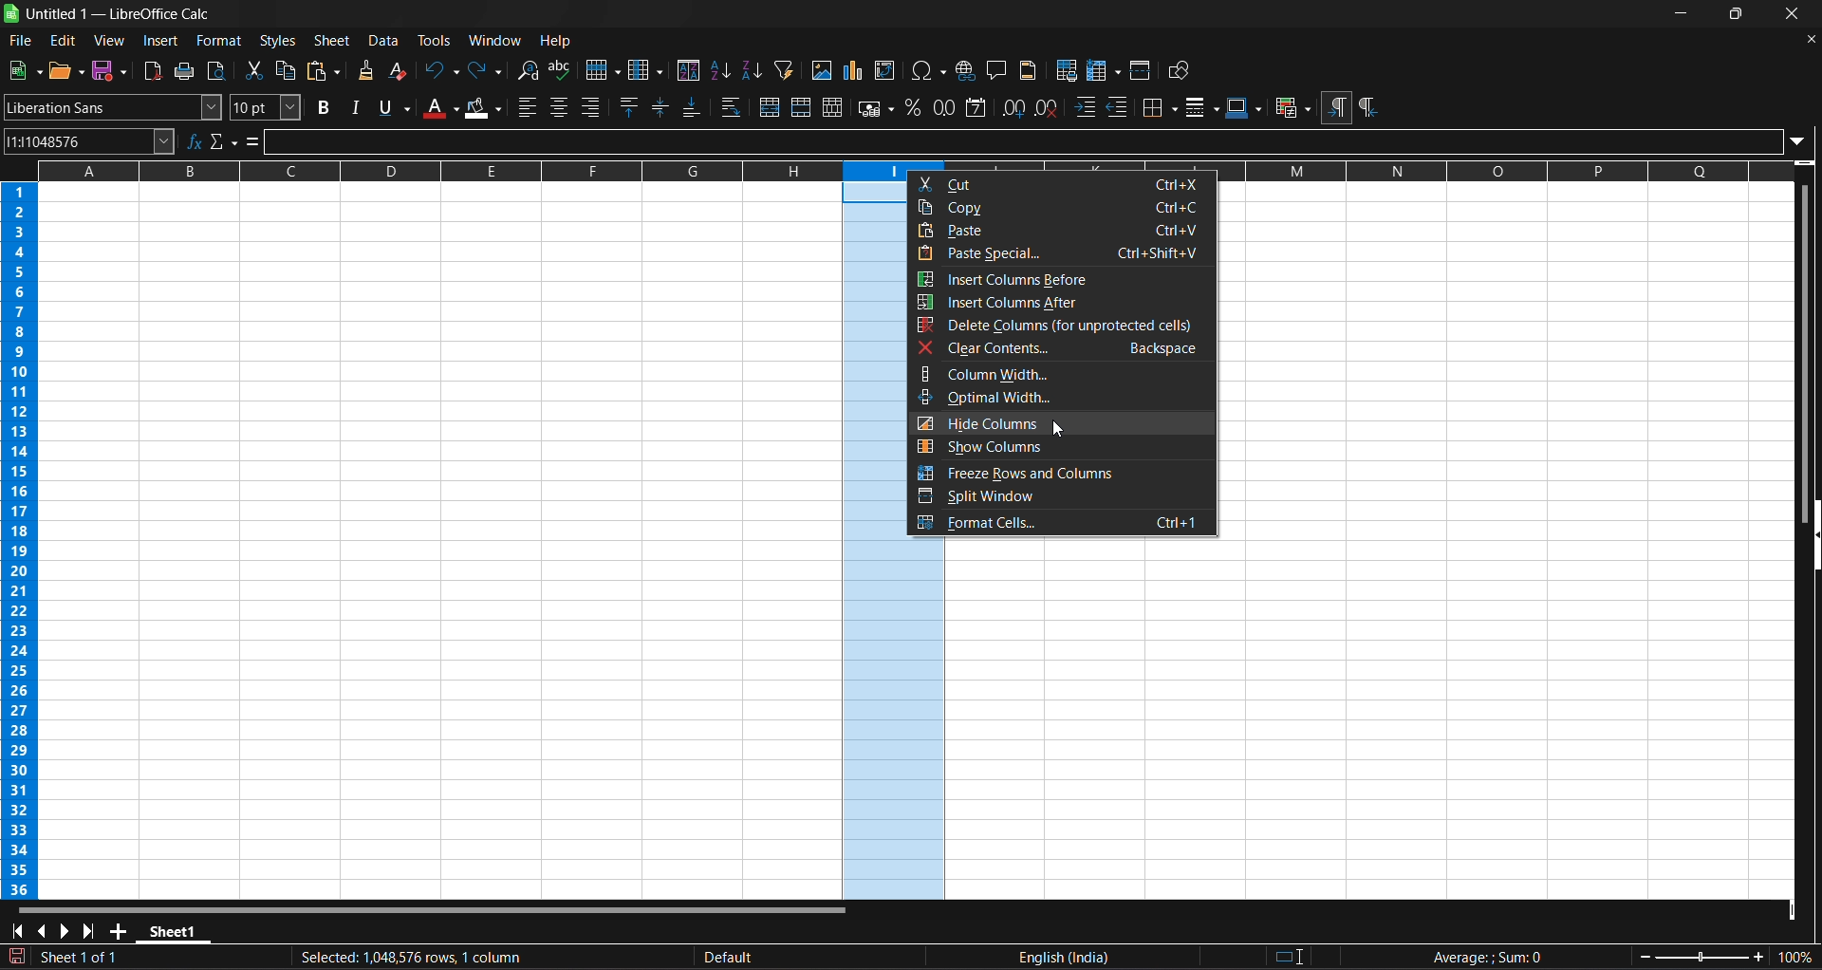  Describe the element at coordinates (801, 106) in the screenshot. I see `merge cells` at that location.